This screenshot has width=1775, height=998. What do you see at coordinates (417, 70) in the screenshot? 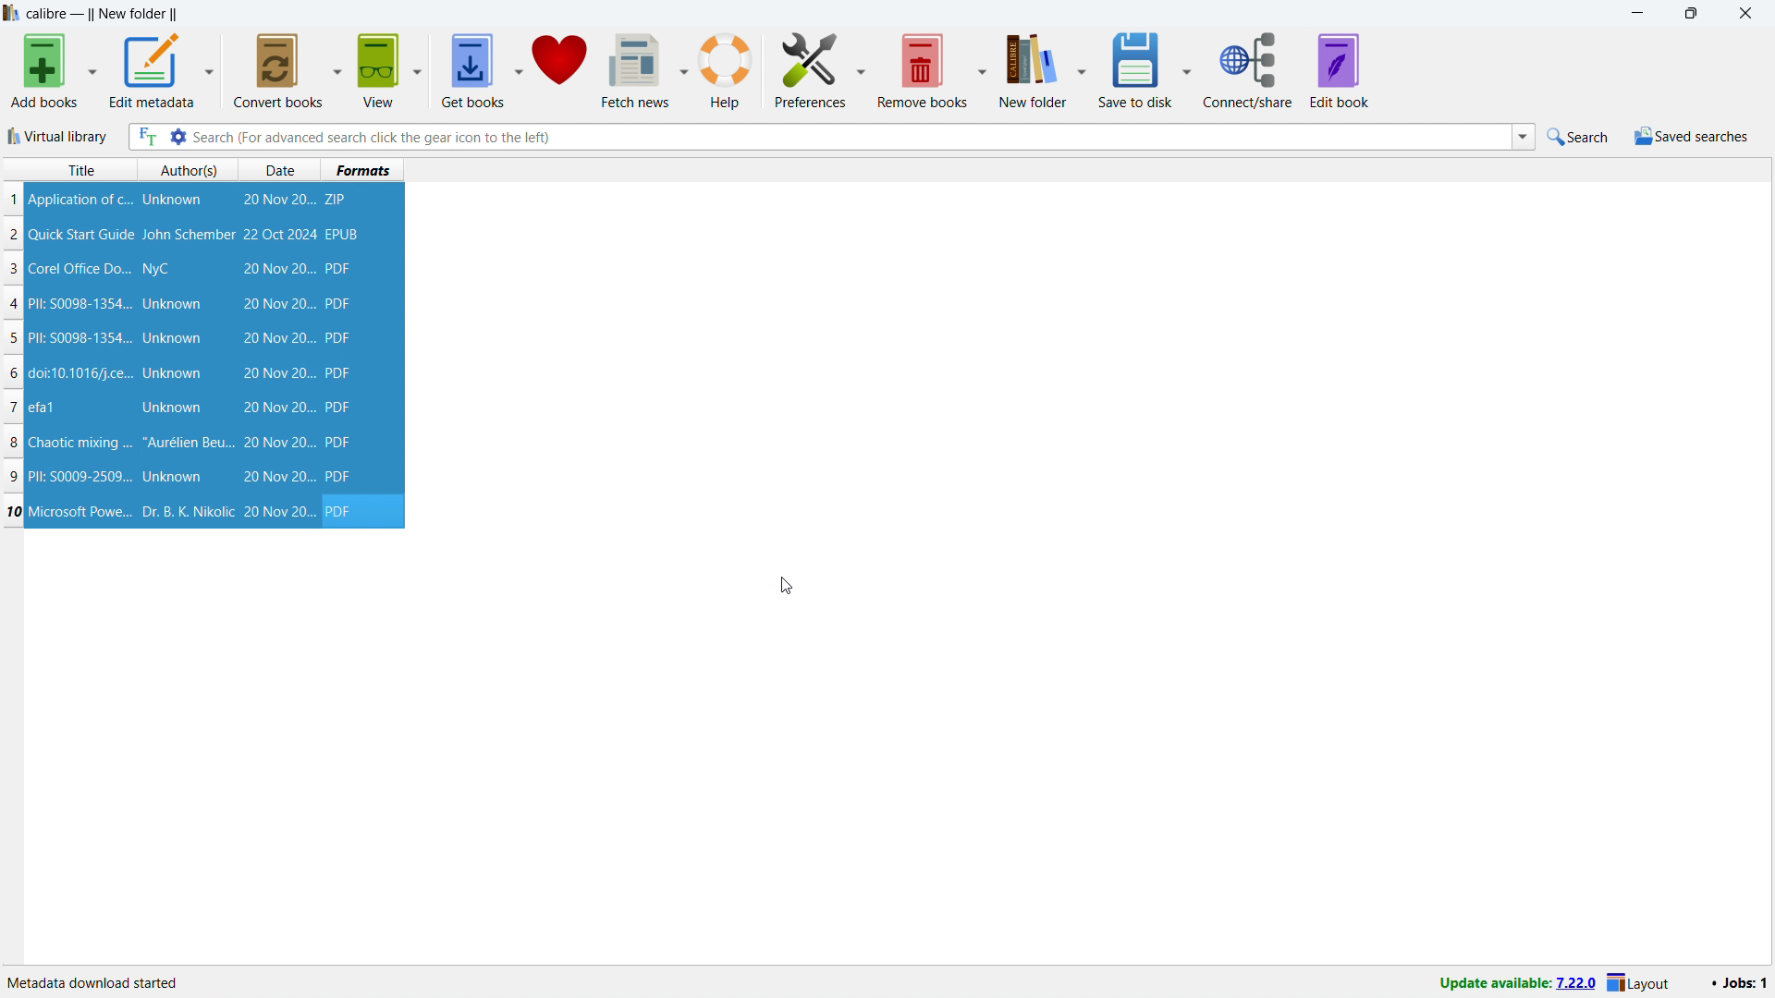
I see `view options` at bounding box center [417, 70].